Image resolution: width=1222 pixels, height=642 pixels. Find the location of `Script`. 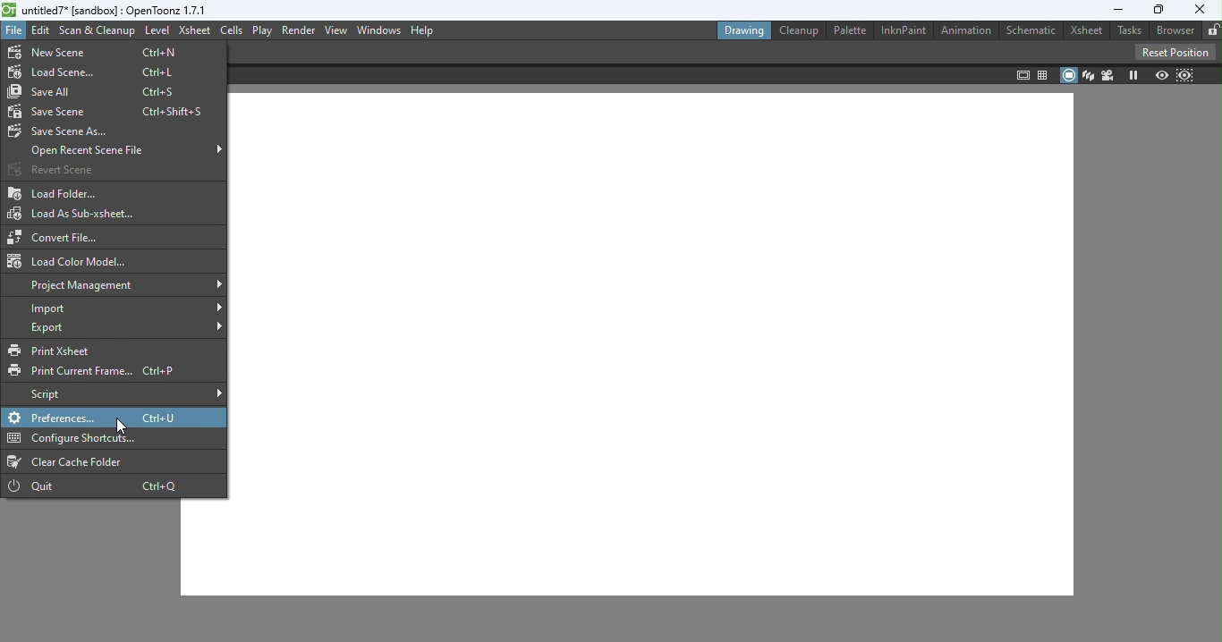

Script is located at coordinates (126, 394).